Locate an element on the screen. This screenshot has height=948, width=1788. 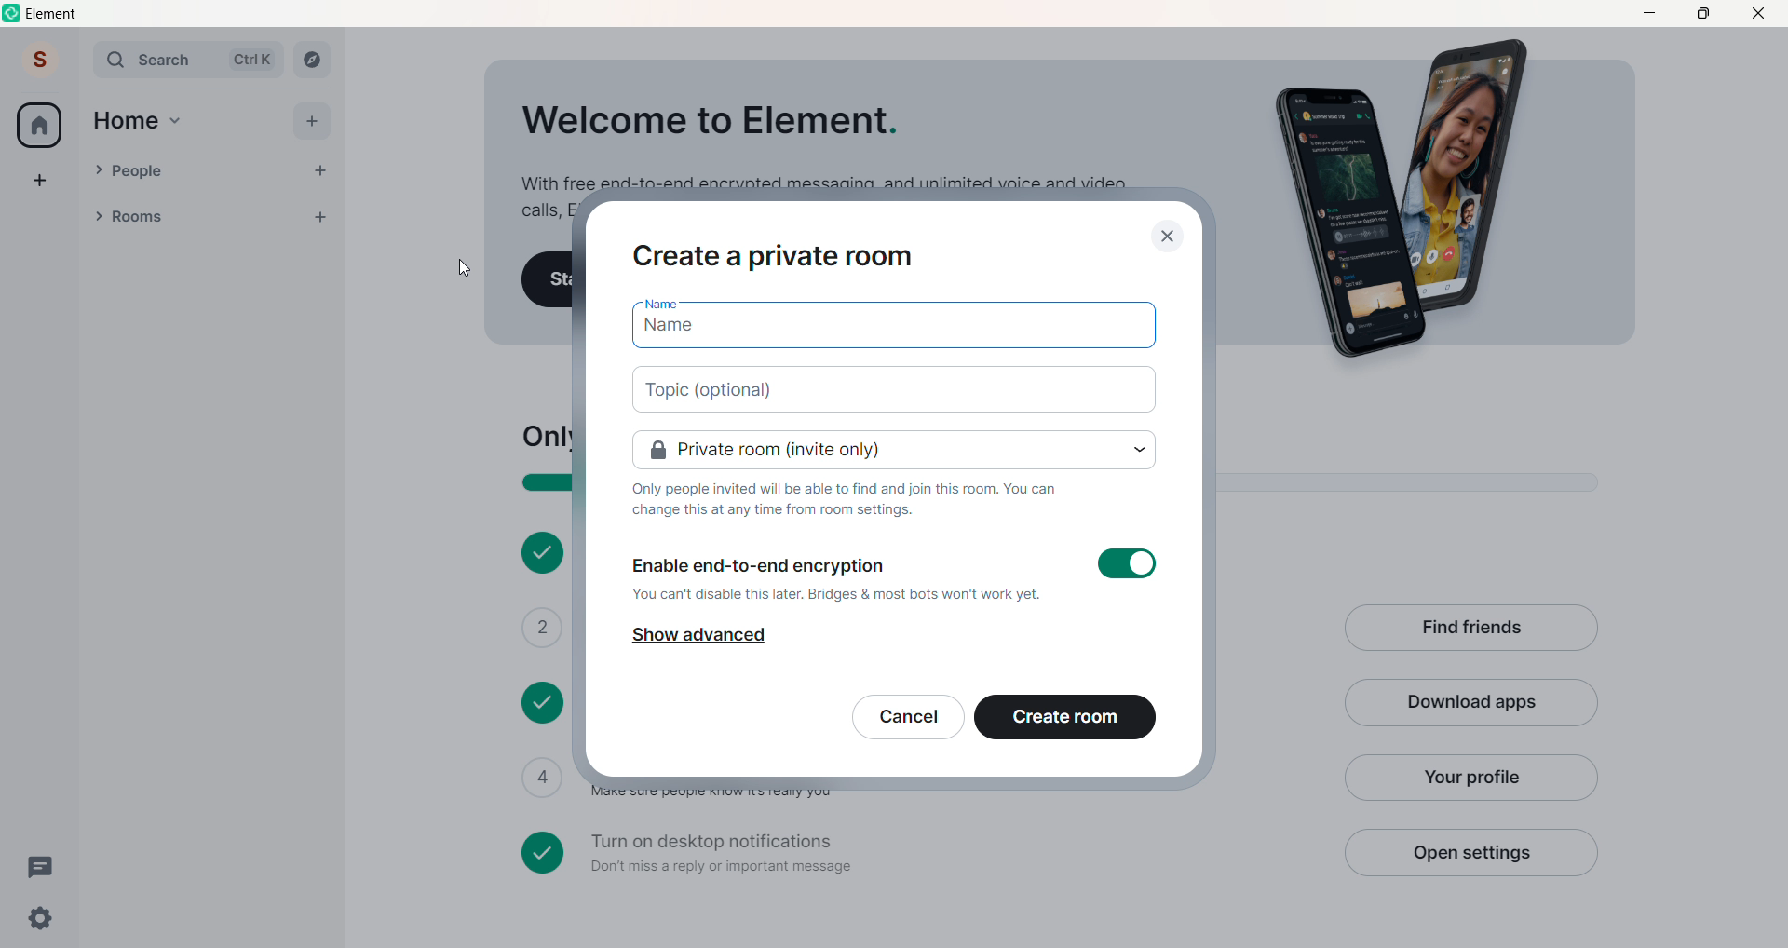
Ctrl K is located at coordinates (252, 60).